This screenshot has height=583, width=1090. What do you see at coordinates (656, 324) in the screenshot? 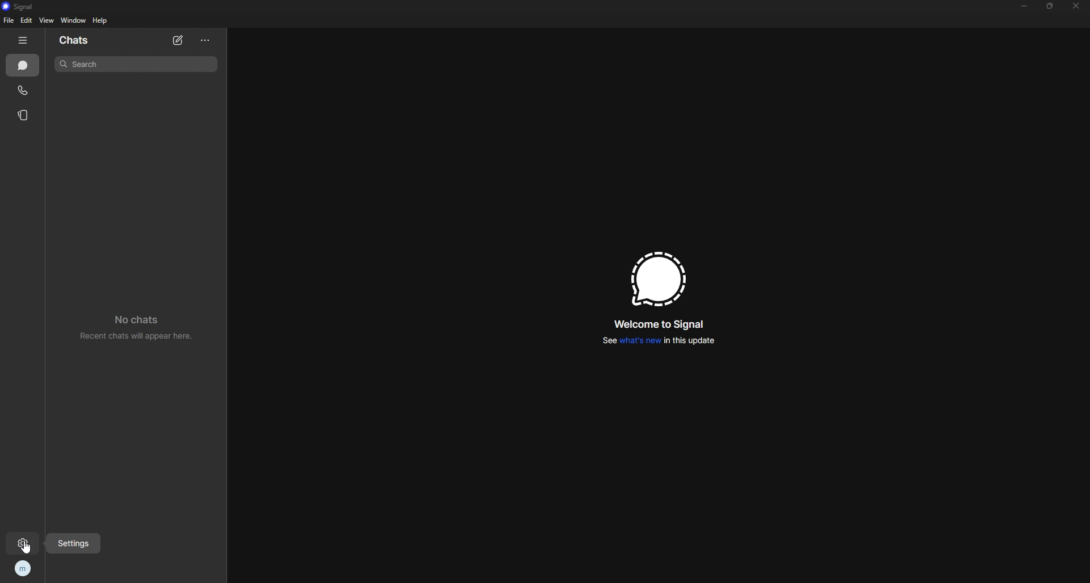
I see `welcome` at bounding box center [656, 324].